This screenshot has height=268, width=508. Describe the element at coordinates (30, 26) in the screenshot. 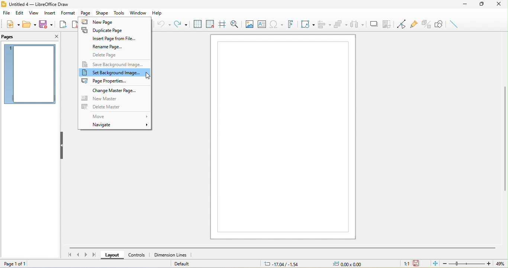

I see `open` at that location.